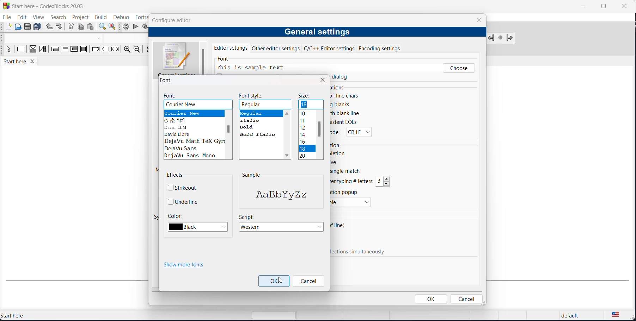  What do you see at coordinates (253, 95) in the screenshot?
I see `font style heading` at bounding box center [253, 95].